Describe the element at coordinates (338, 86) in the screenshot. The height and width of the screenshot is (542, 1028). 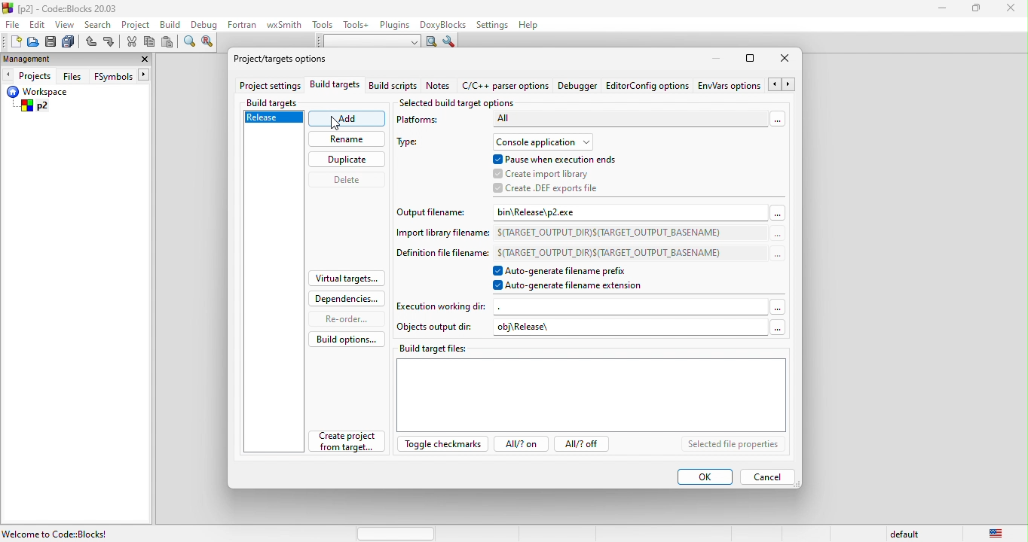
I see `build targets` at that location.